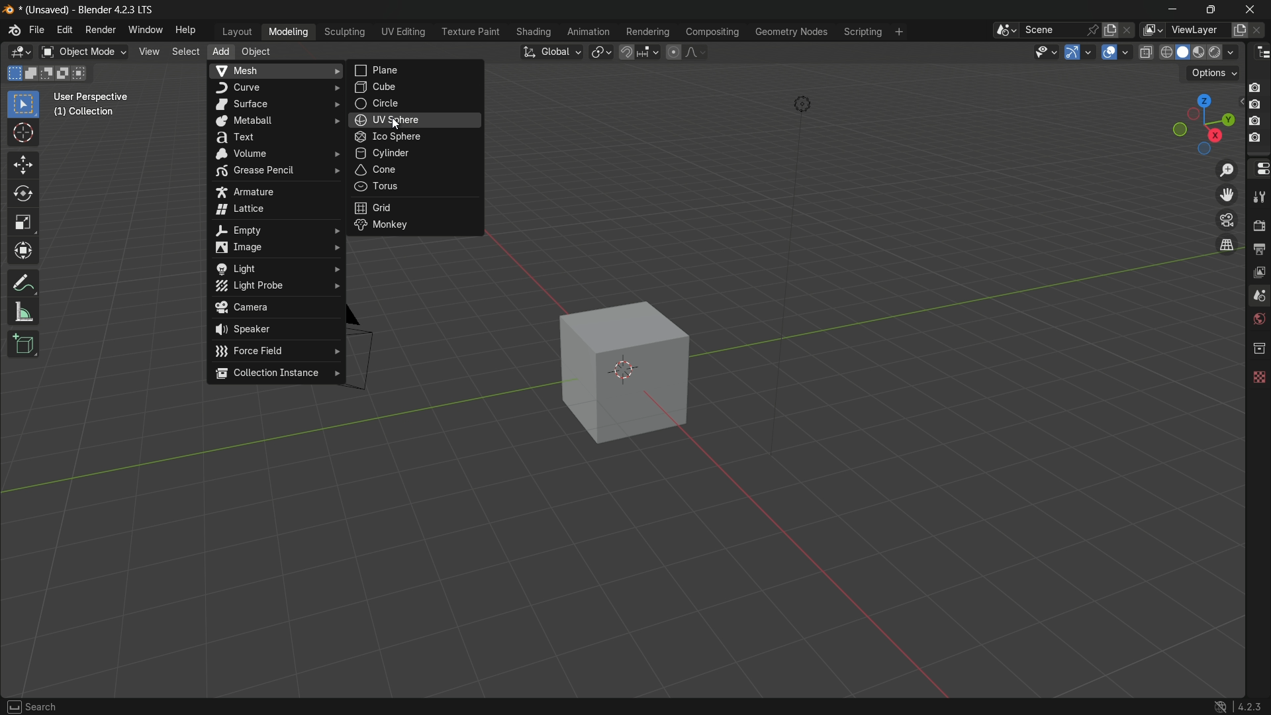 This screenshot has height=715, width=1271. What do you see at coordinates (710, 32) in the screenshot?
I see `compositing menu` at bounding box center [710, 32].